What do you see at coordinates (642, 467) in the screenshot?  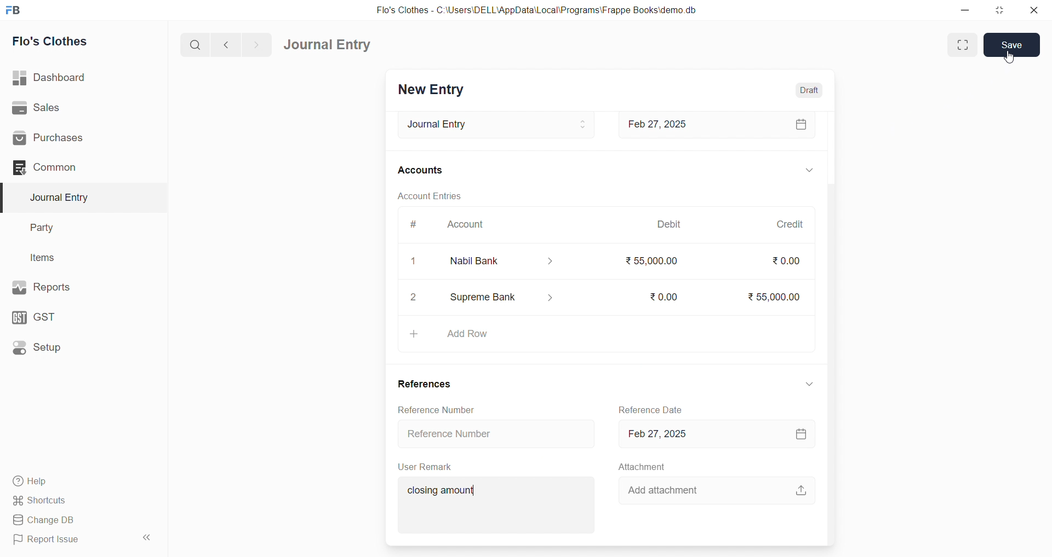 I see `Attachment` at bounding box center [642, 467].